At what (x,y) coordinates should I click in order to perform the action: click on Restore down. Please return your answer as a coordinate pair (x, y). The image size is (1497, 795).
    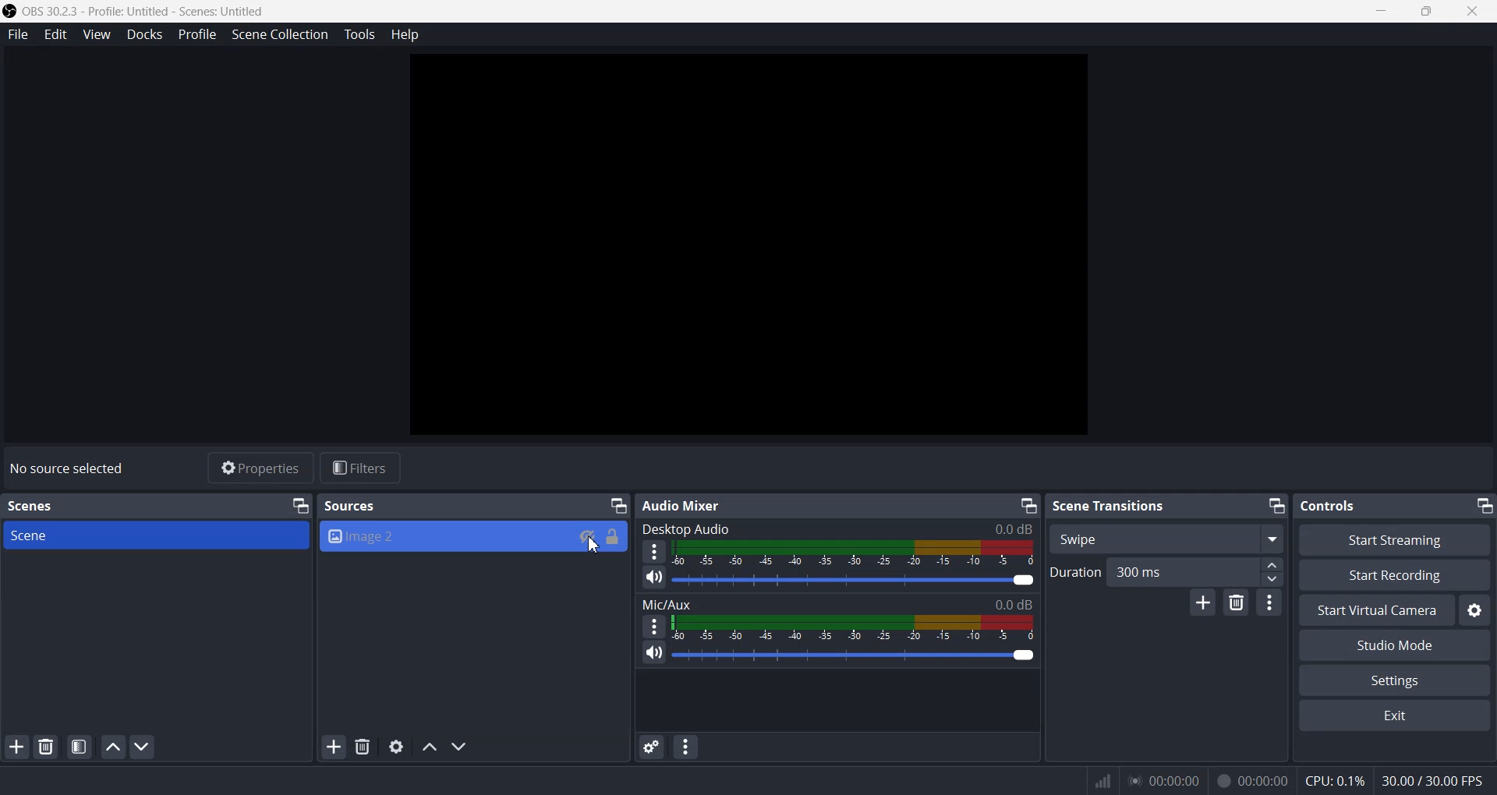
    Looking at the image, I should click on (1428, 13).